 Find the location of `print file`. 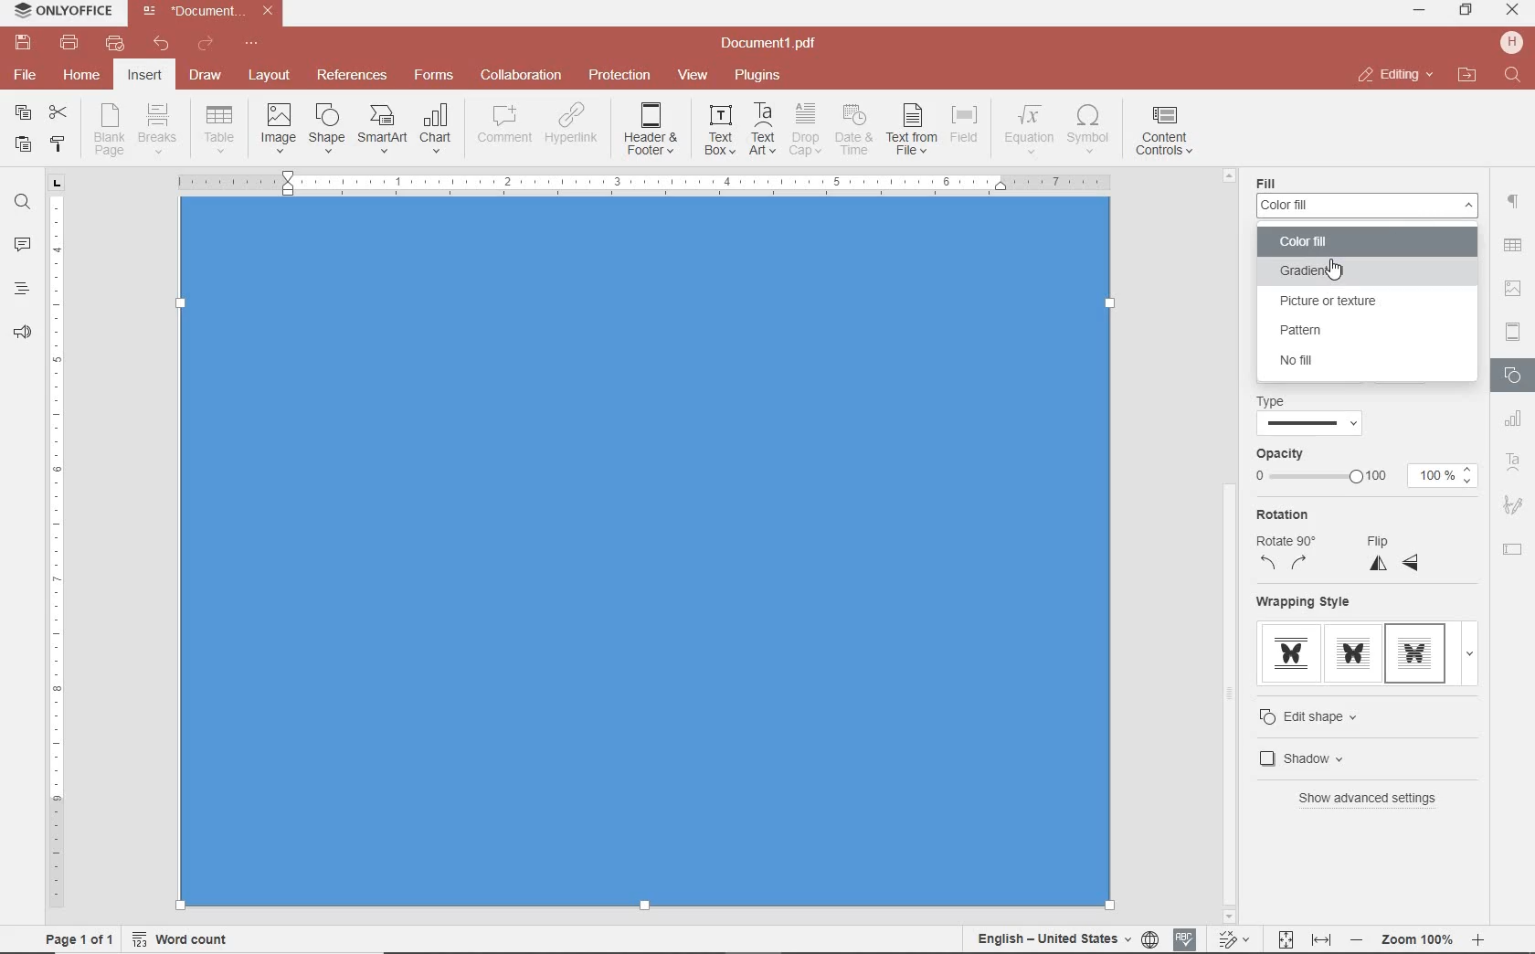

print file is located at coordinates (69, 43).